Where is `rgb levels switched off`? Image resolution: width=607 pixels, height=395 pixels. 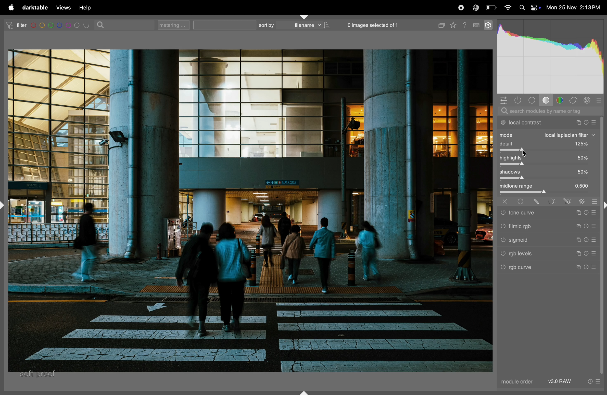 rgb levels switched off is located at coordinates (502, 254).